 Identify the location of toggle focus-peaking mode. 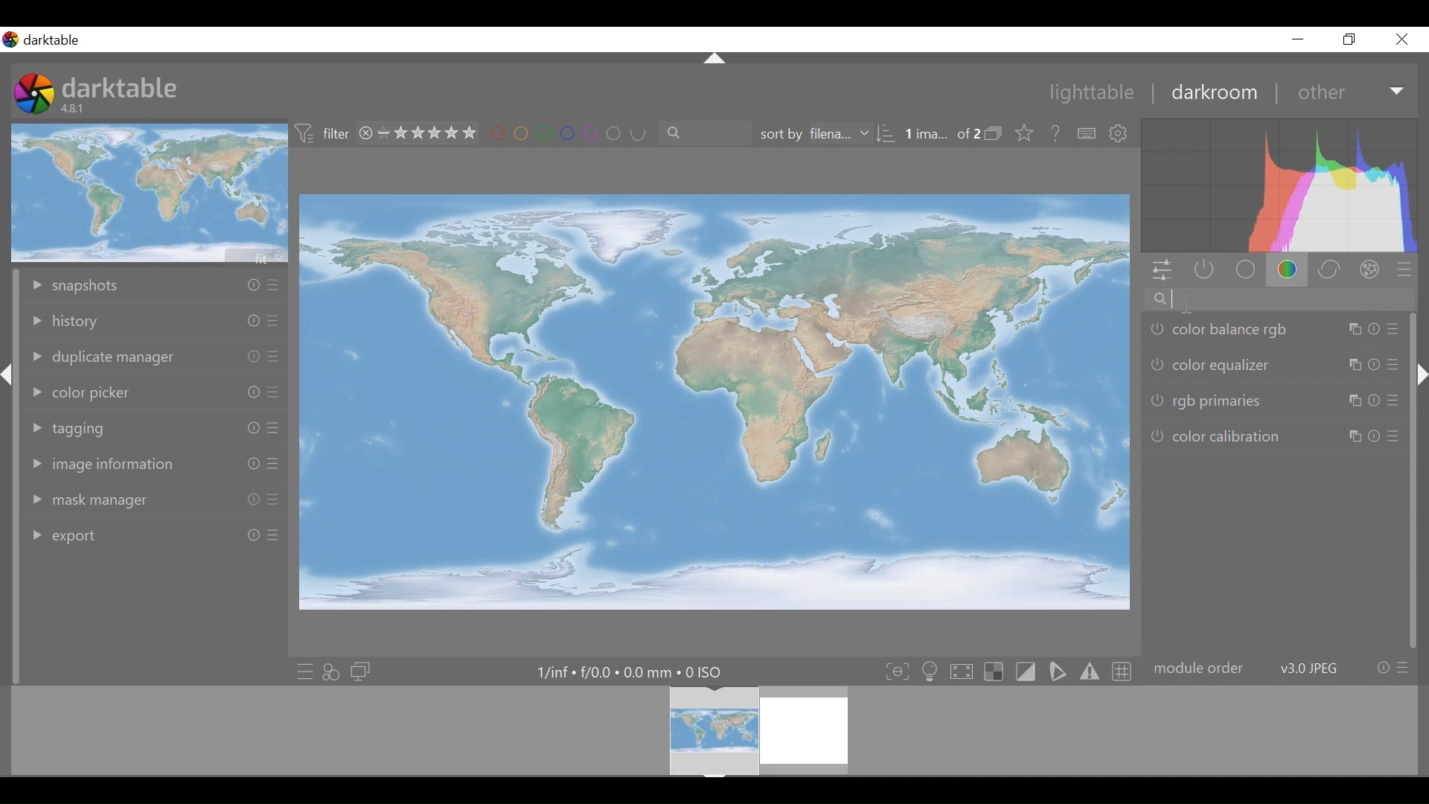
(895, 671).